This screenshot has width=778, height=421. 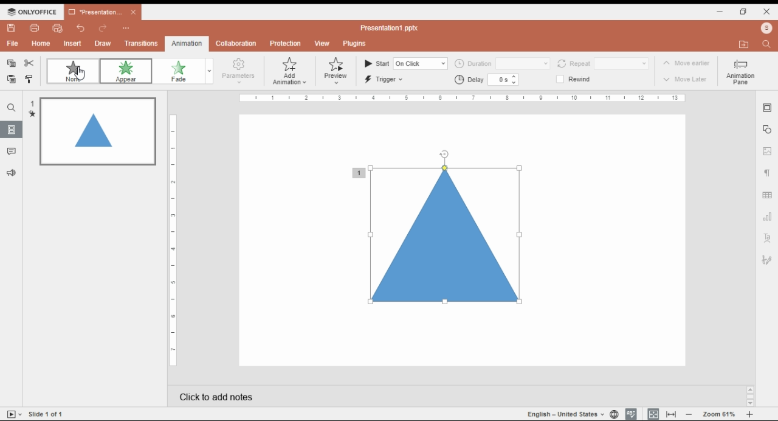 I want to click on delay, so click(x=487, y=80).